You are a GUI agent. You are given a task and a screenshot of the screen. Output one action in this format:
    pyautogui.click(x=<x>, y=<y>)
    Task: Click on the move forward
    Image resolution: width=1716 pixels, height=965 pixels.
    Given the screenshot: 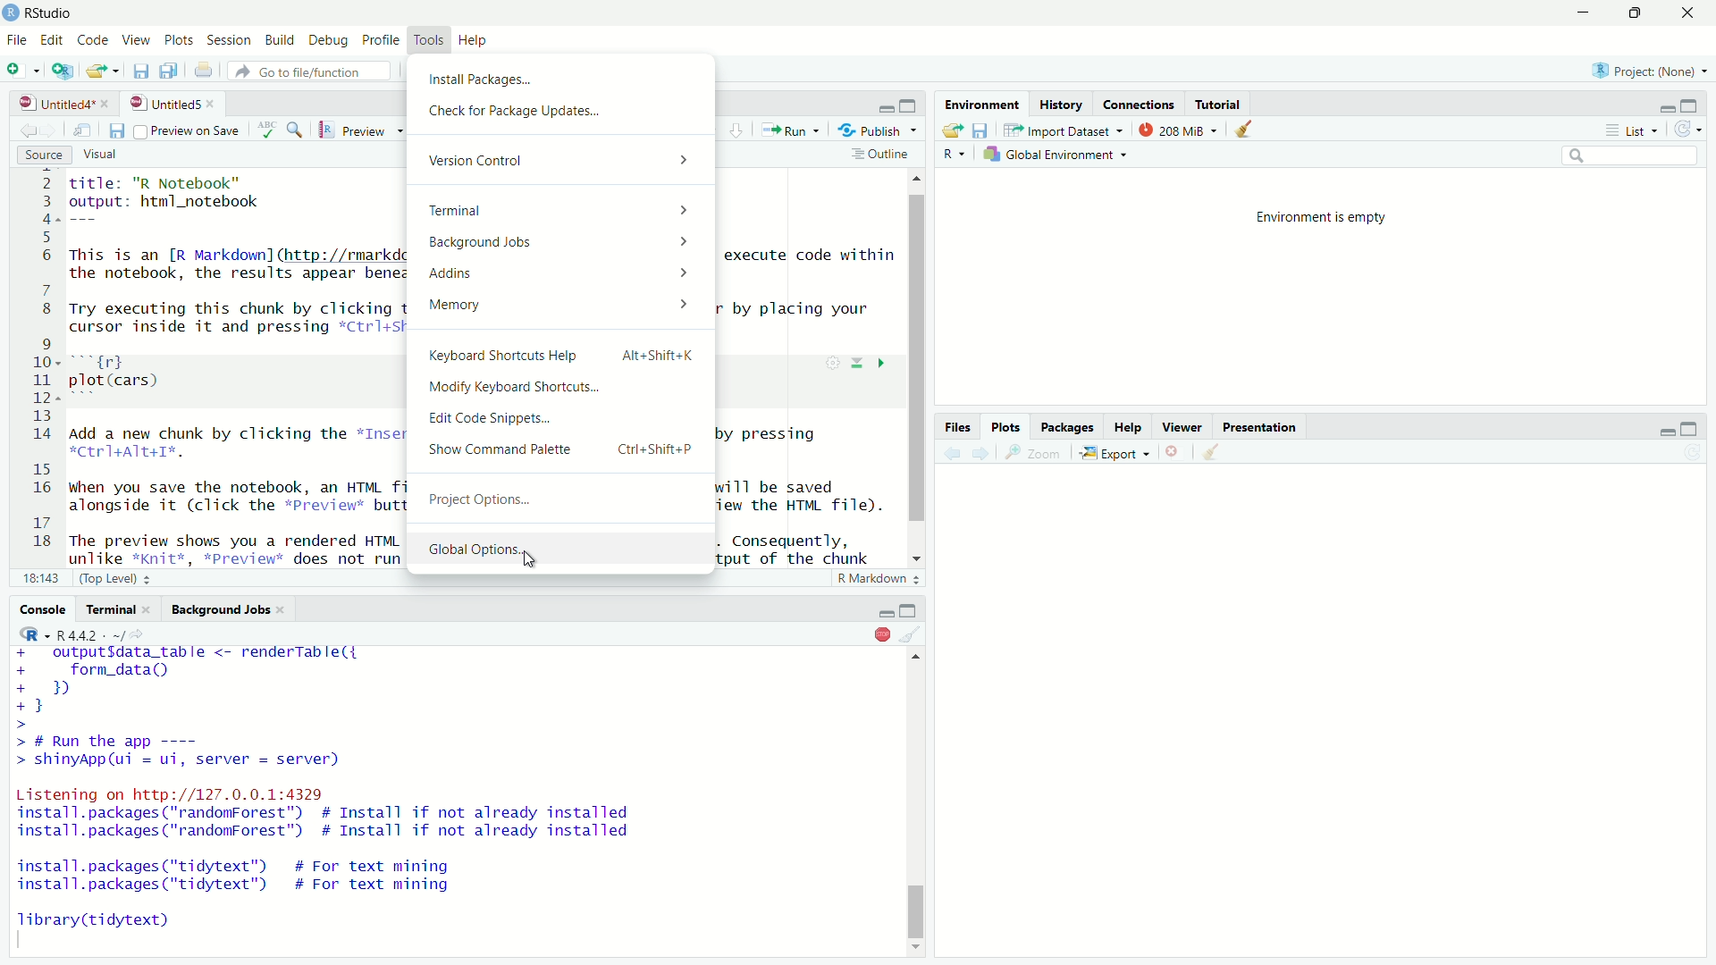 What is the action you would take?
    pyautogui.click(x=980, y=454)
    